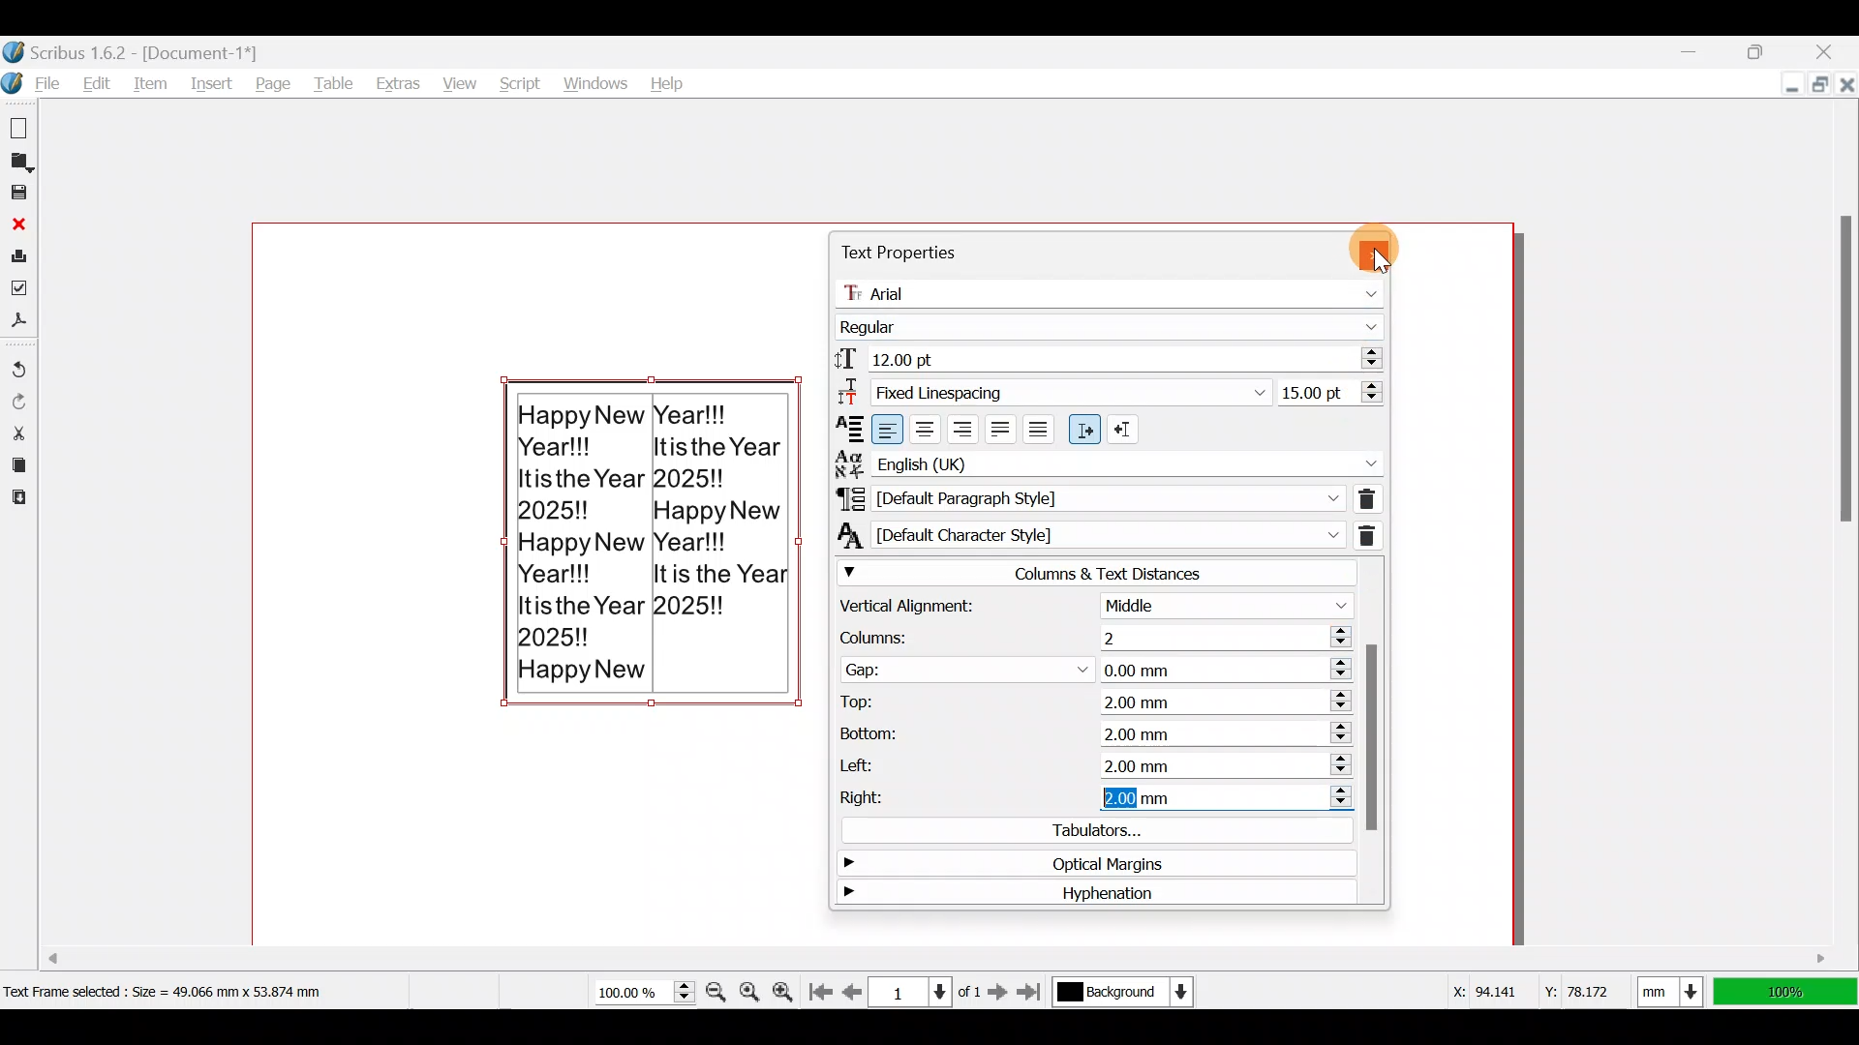 Image resolution: width=1859 pixels, height=1045 pixels. Describe the element at coordinates (853, 988) in the screenshot. I see `Go to previous page` at that location.